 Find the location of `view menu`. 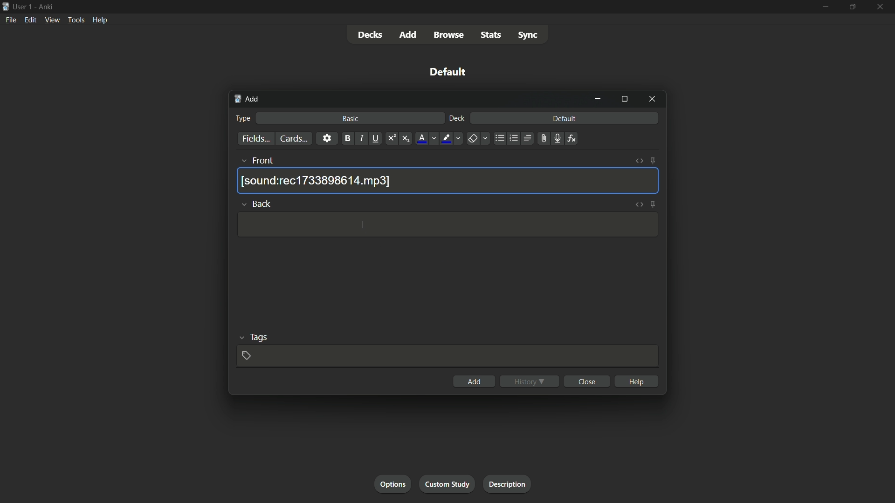

view menu is located at coordinates (52, 20).